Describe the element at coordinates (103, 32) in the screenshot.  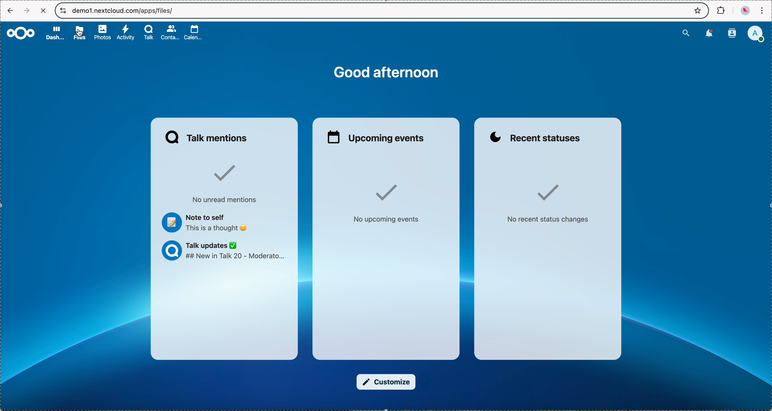
I see `photos` at that location.